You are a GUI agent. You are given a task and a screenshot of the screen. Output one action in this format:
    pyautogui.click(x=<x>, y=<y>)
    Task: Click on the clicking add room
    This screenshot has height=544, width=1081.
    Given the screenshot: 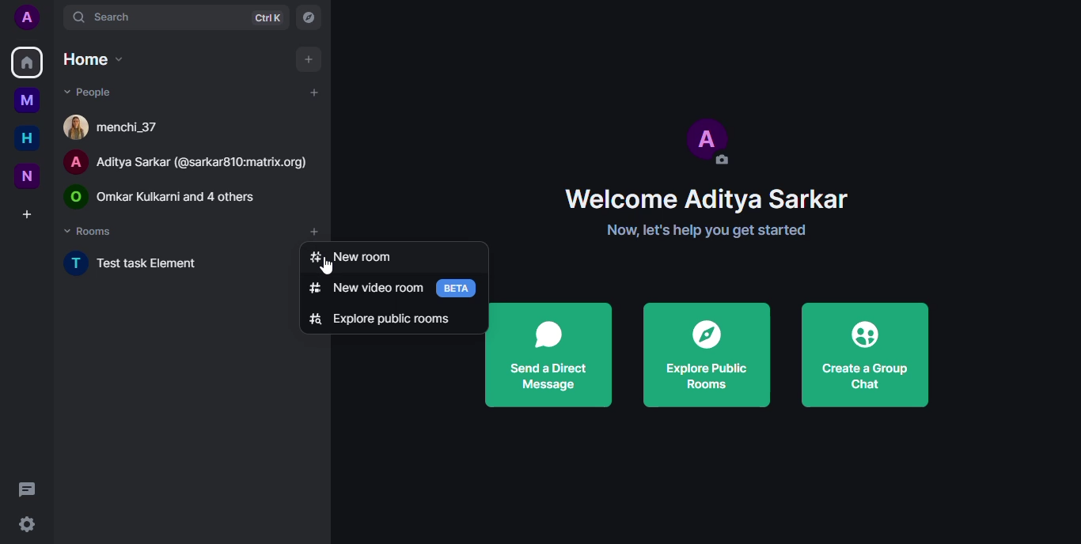 What is the action you would take?
    pyautogui.click(x=321, y=230)
    